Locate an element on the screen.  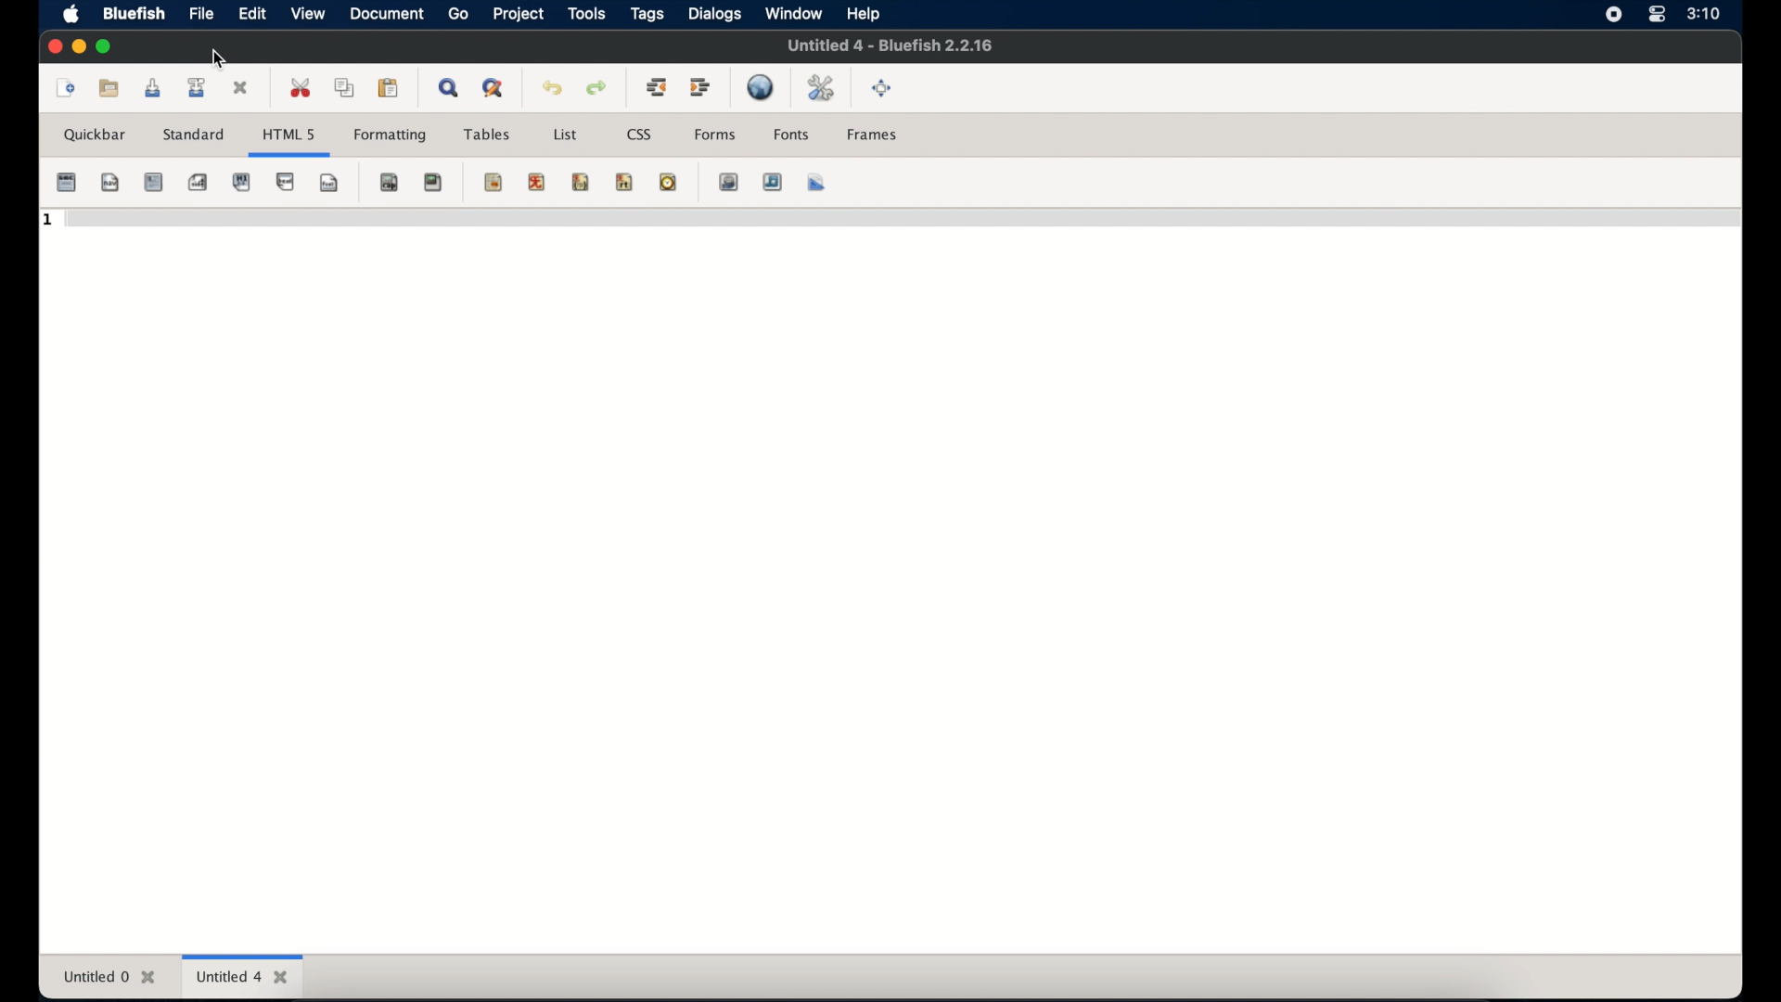
1 is located at coordinates (49, 221).